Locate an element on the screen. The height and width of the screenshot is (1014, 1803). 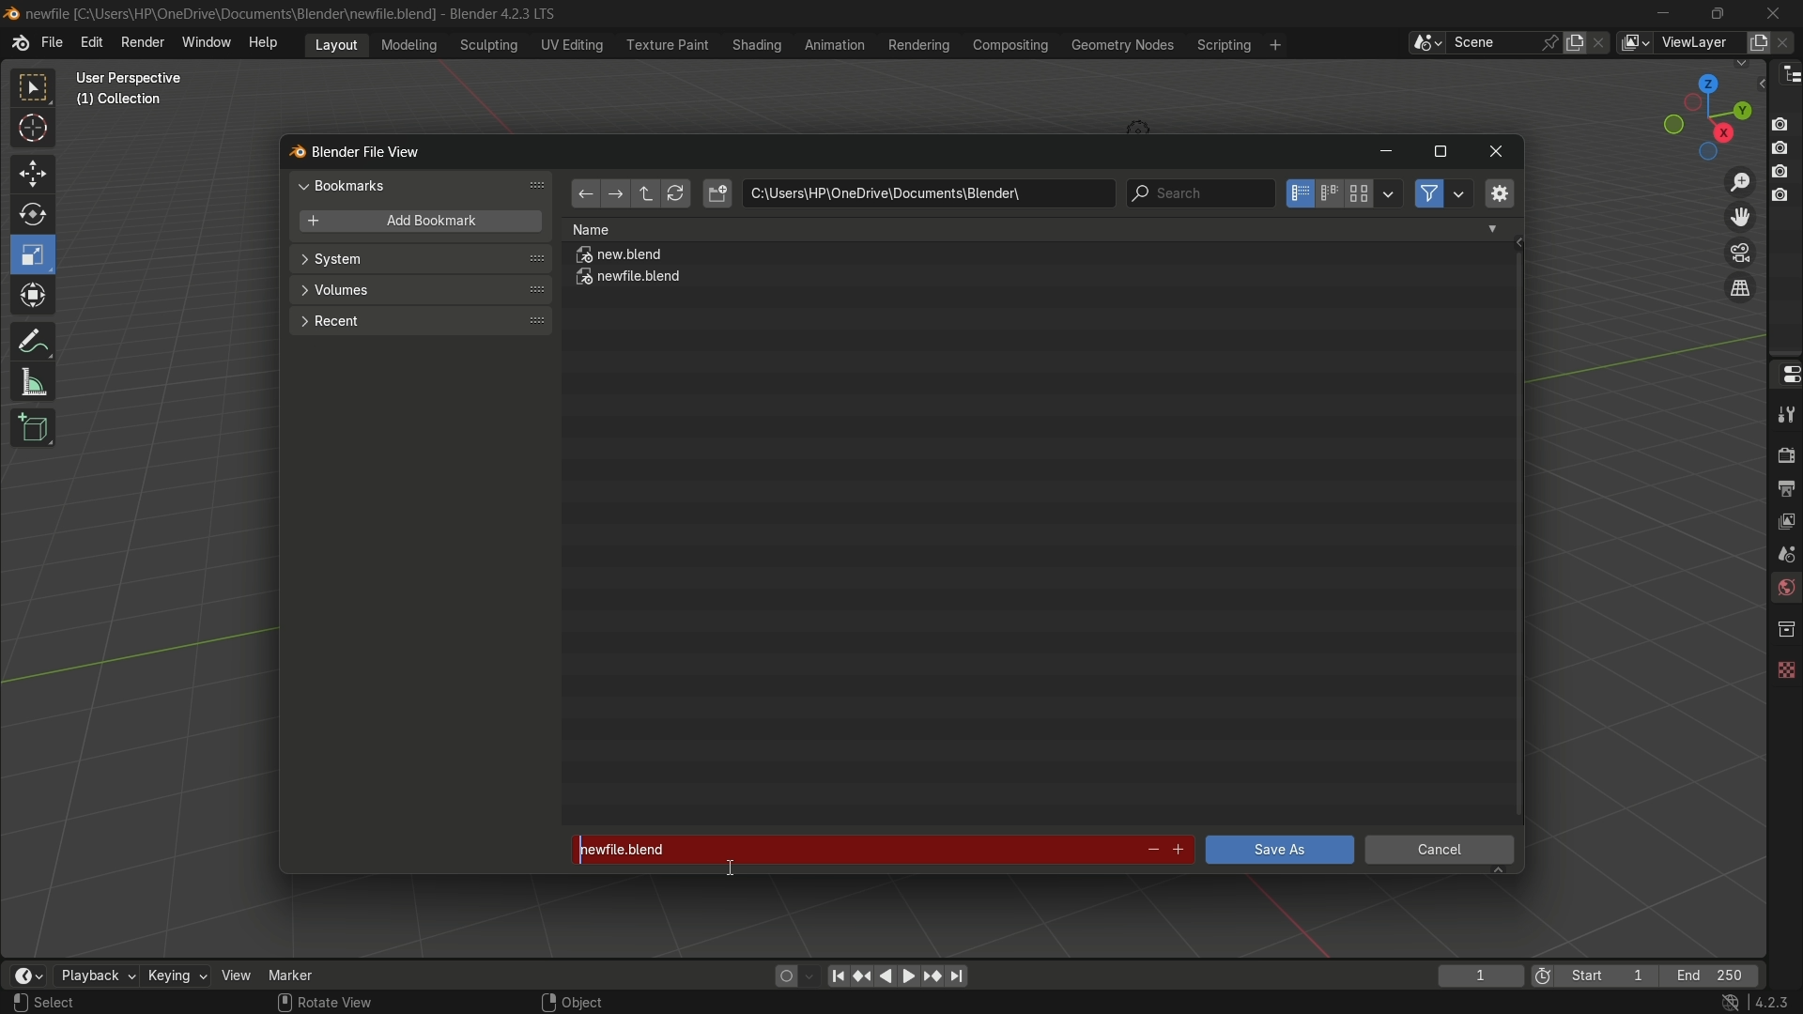
jump to keyframe is located at coordinates (932, 975).